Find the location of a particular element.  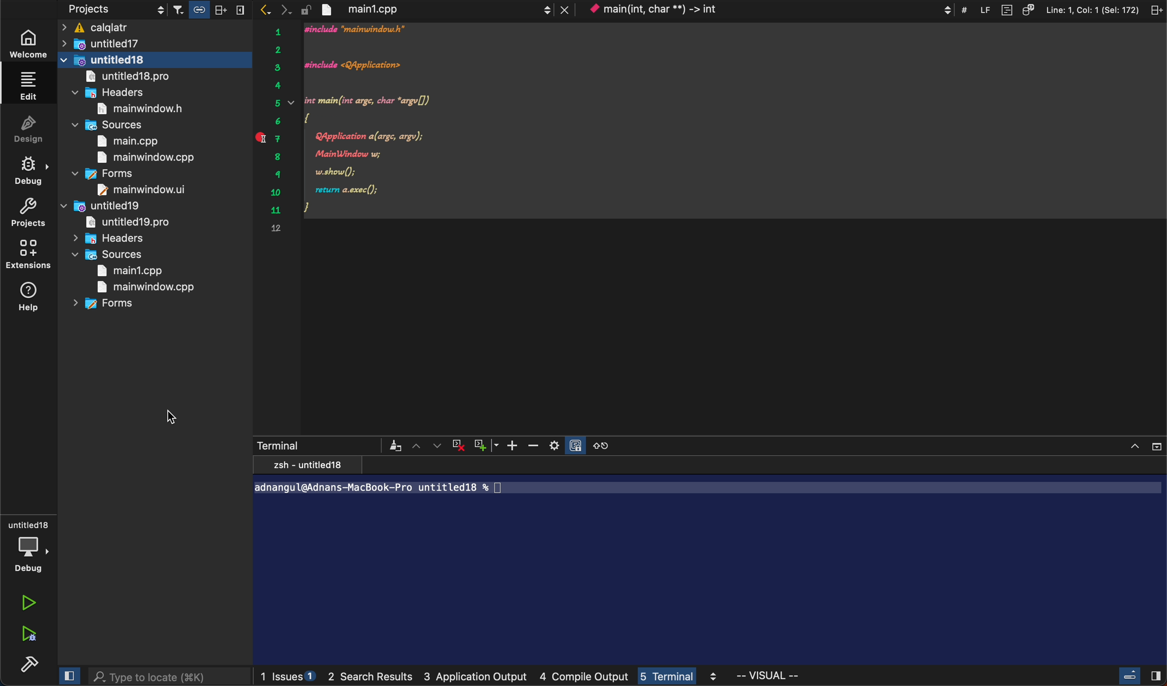

LF is located at coordinates (982, 9).